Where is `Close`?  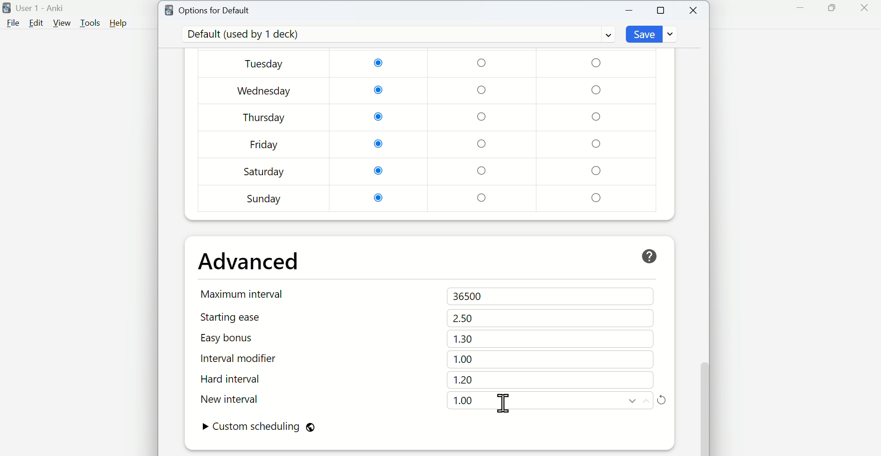 Close is located at coordinates (694, 11).